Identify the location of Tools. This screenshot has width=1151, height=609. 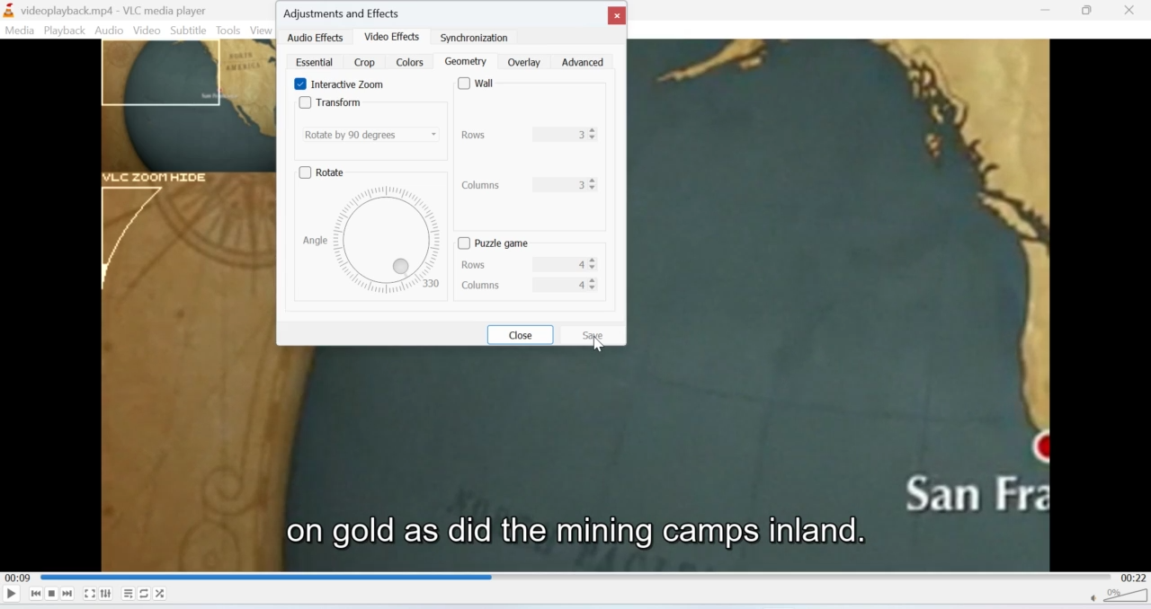
(228, 31).